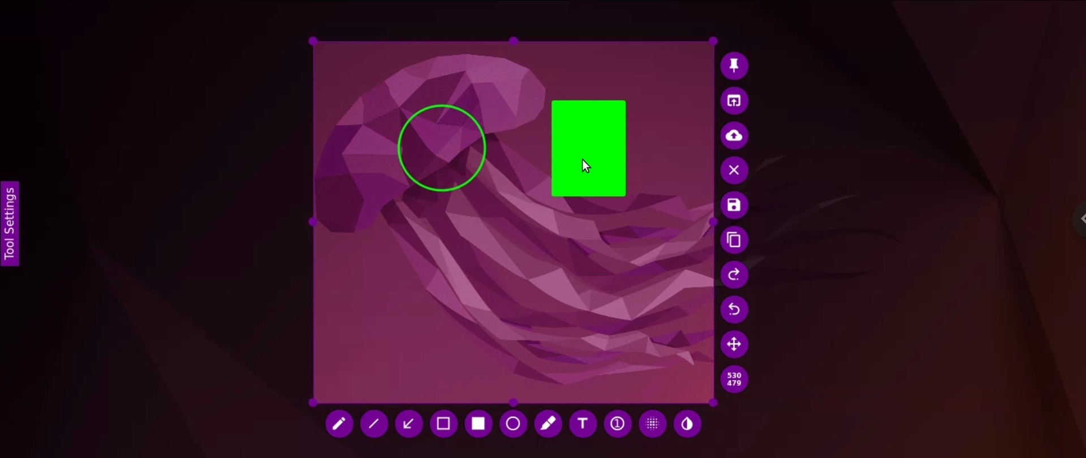 The width and height of the screenshot is (1086, 458). Describe the element at coordinates (1071, 219) in the screenshot. I see `chrome options` at that location.